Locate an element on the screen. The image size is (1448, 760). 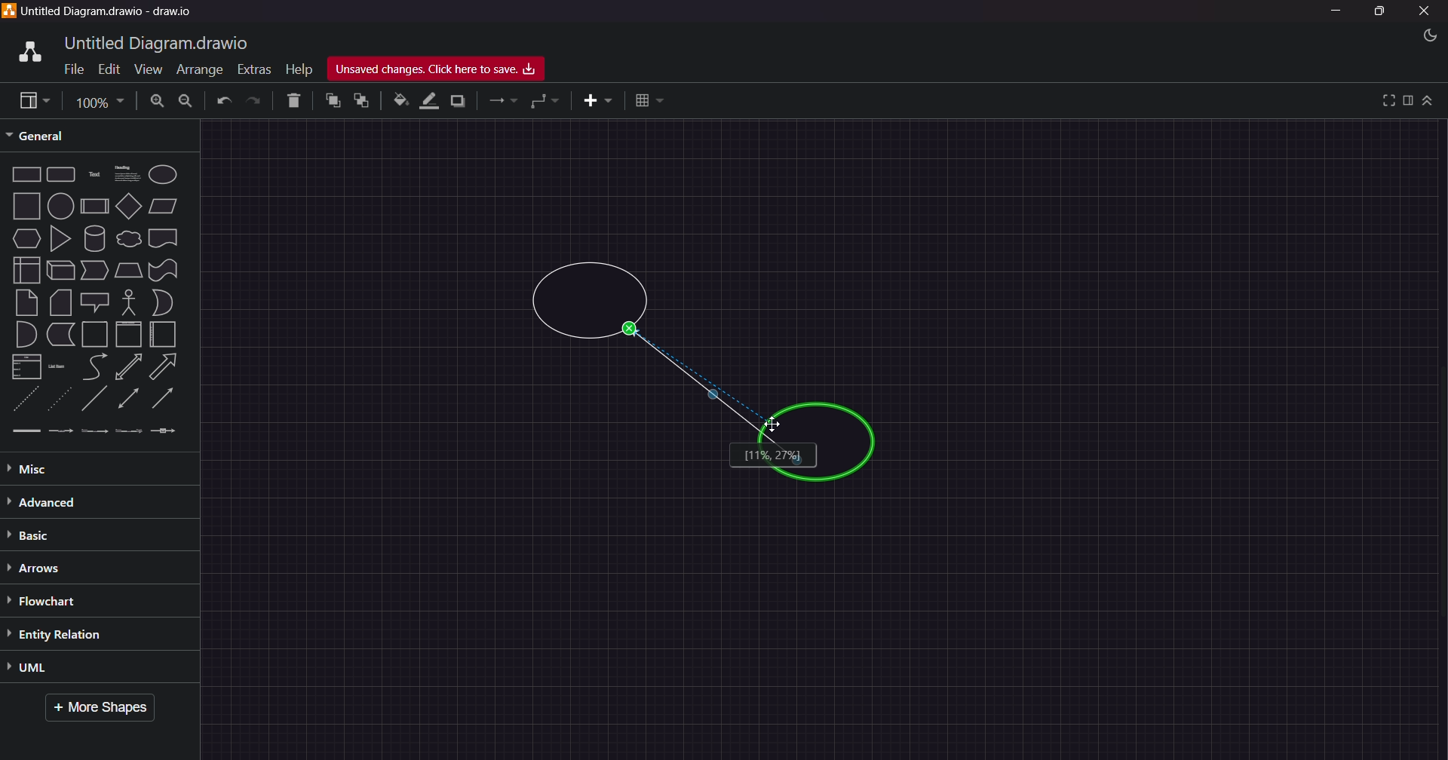
Maximize is located at coordinates (1379, 14).